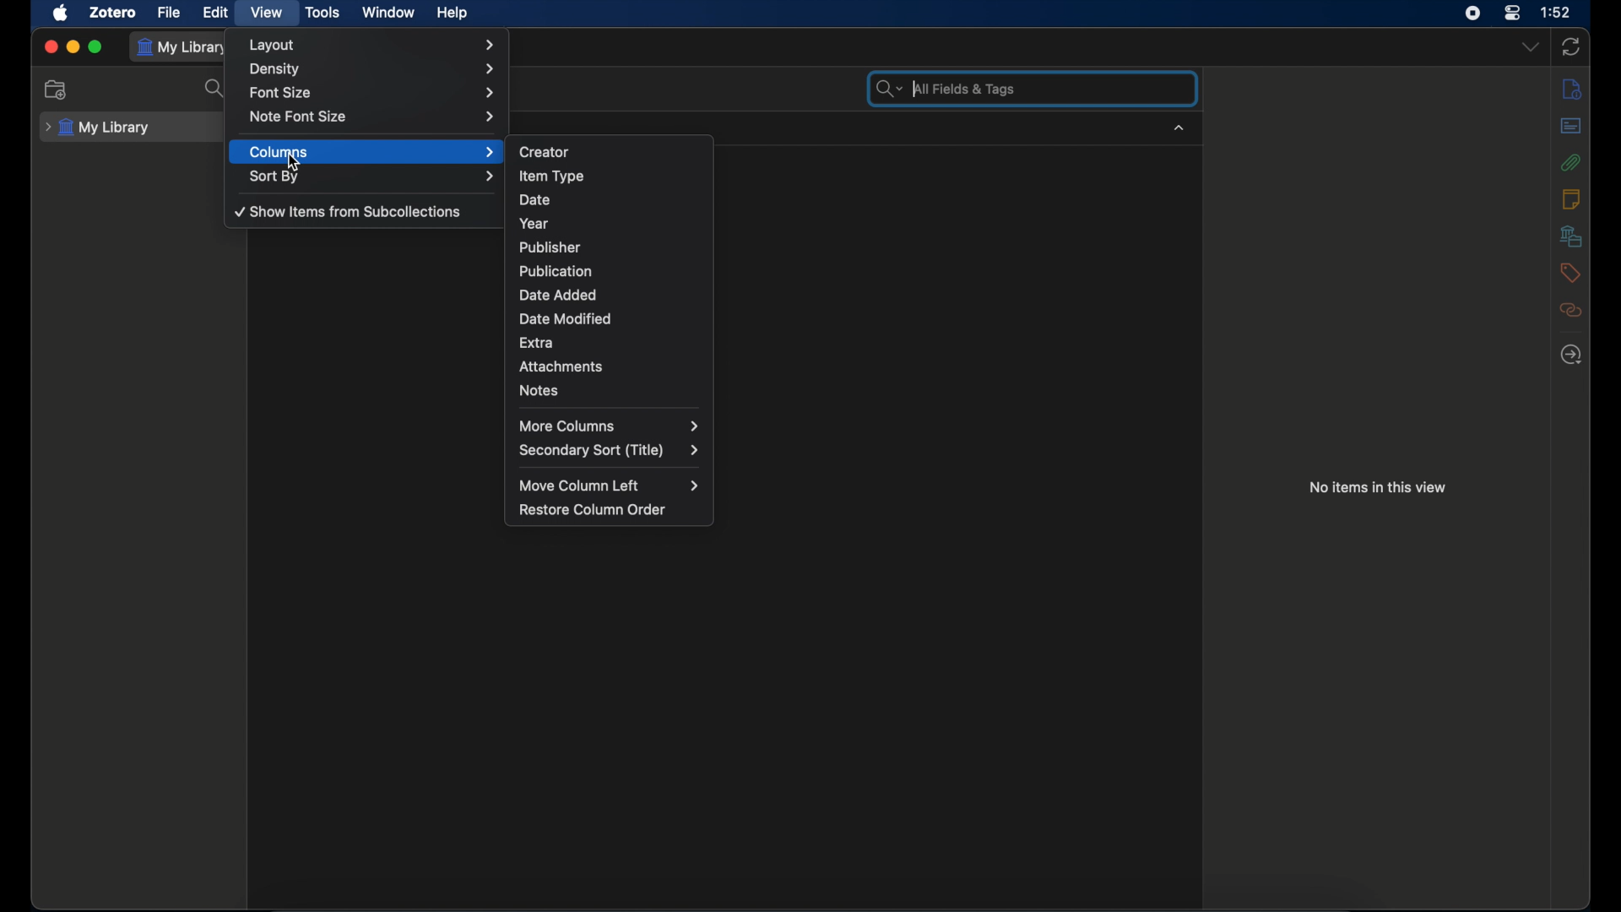 The width and height of the screenshot is (1621, 912). Describe the element at coordinates (539, 390) in the screenshot. I see `notes` at that location.